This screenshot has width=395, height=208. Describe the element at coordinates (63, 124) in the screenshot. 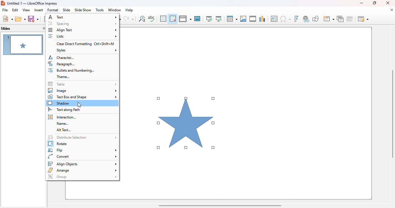

I see `name` at that location.